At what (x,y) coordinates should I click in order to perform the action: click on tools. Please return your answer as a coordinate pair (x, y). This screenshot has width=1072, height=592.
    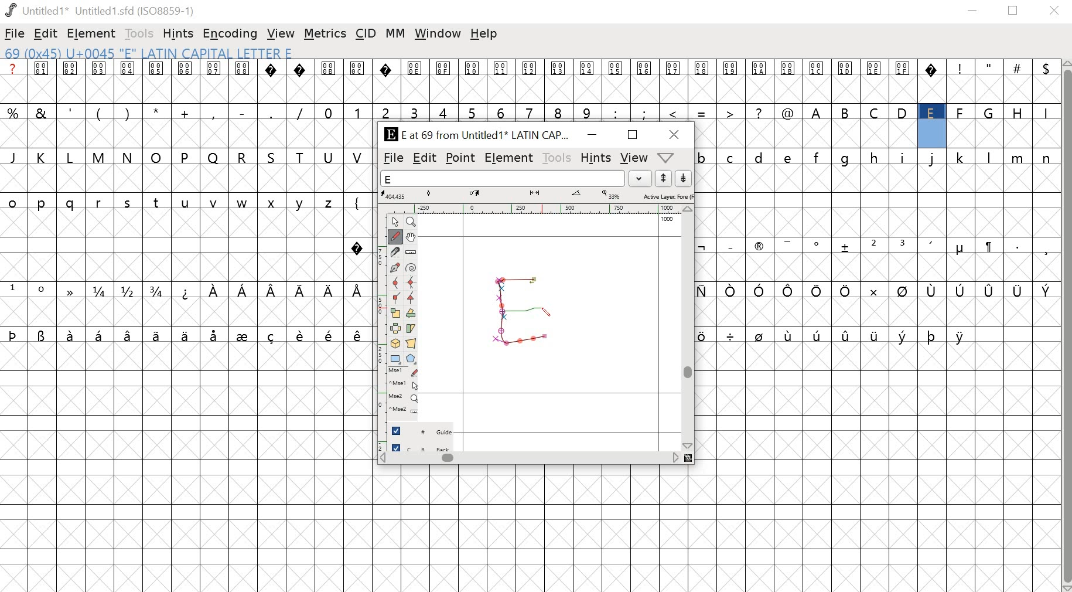
    Looking at the image, I should click on (139, 33).